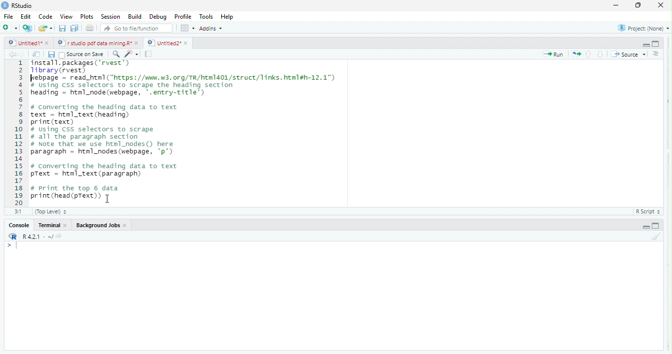  Describe the element at coordinates (51, 55) in the screenshot. I see `save current document` at that location.